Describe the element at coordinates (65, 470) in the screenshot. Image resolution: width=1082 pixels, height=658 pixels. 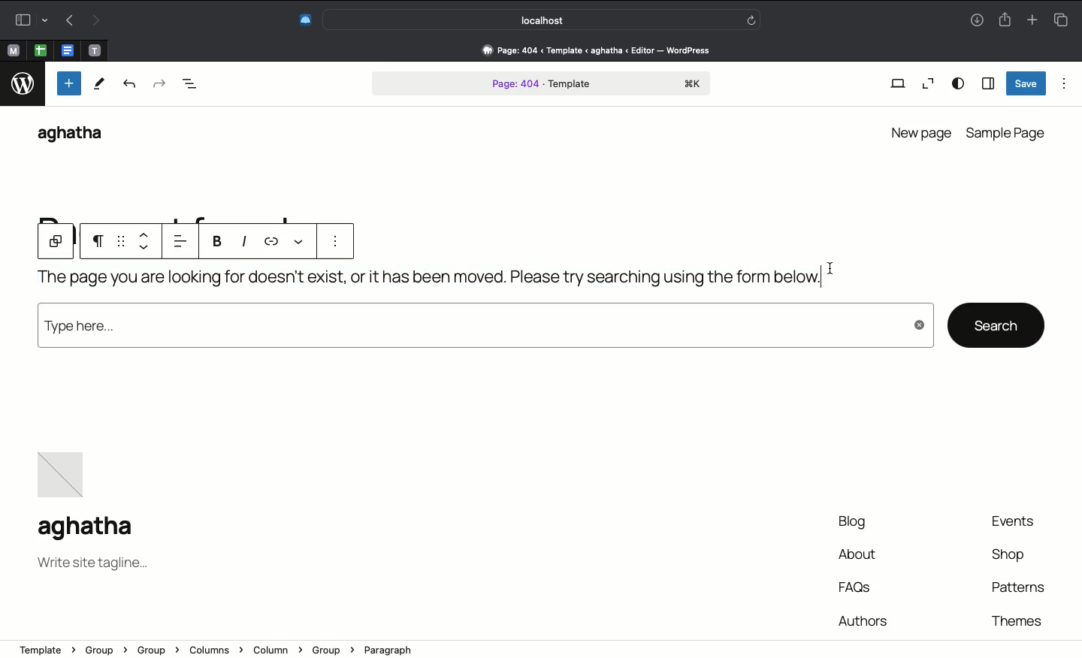
I see `Image` at that location.